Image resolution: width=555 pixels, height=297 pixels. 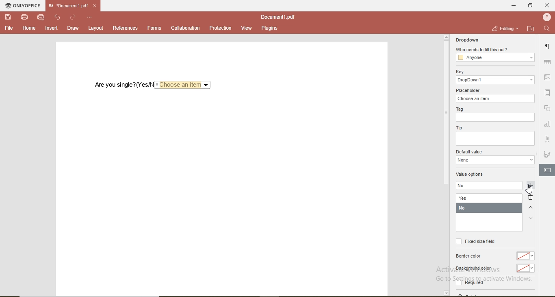 I want to click on save, so click(x=8, y=17).